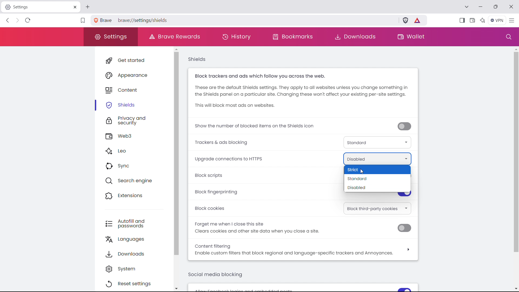  I want to click on scrollbar, so click(516, 152).